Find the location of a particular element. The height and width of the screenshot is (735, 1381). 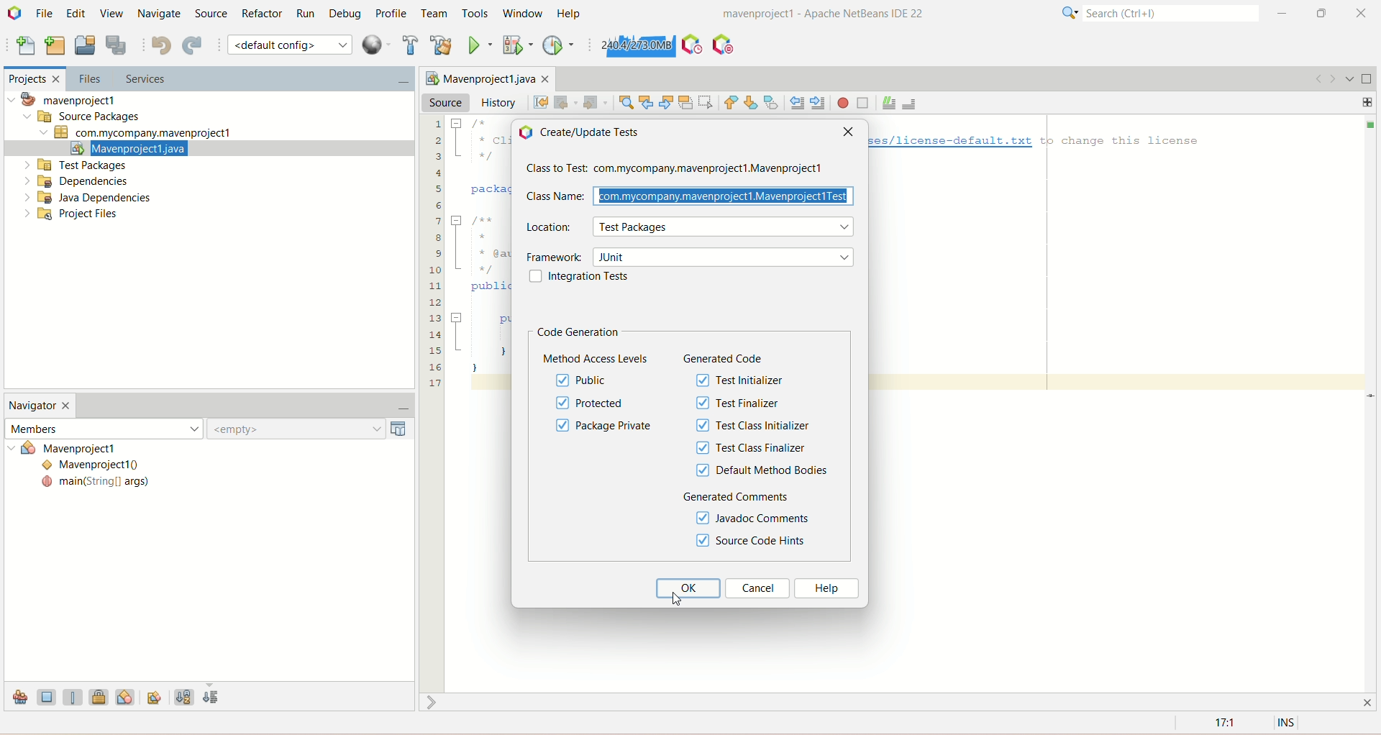

test packages is located at coordinates (77, 164).